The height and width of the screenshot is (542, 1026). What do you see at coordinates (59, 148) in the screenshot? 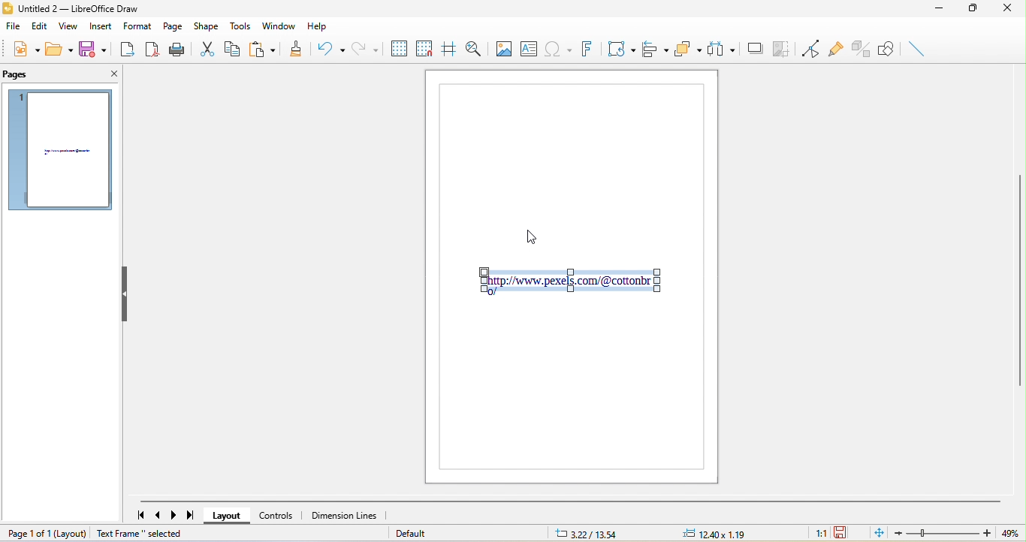
I see `page 1` at bounding box center [59, 148].